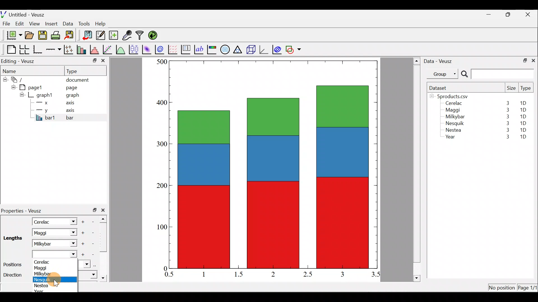  I want to click on restore down, so click(95, 210).